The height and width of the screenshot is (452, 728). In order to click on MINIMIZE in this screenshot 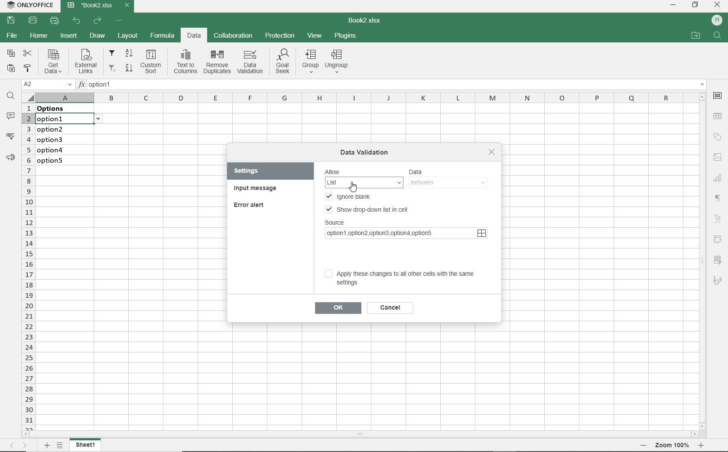, I will do `click(673, 5)`.